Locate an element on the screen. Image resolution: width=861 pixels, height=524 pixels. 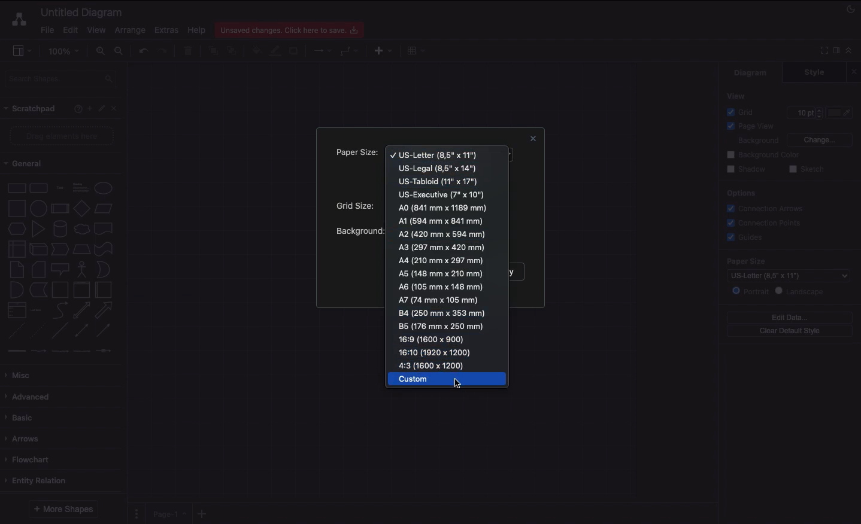
Process is located at coordinates (59, 209).